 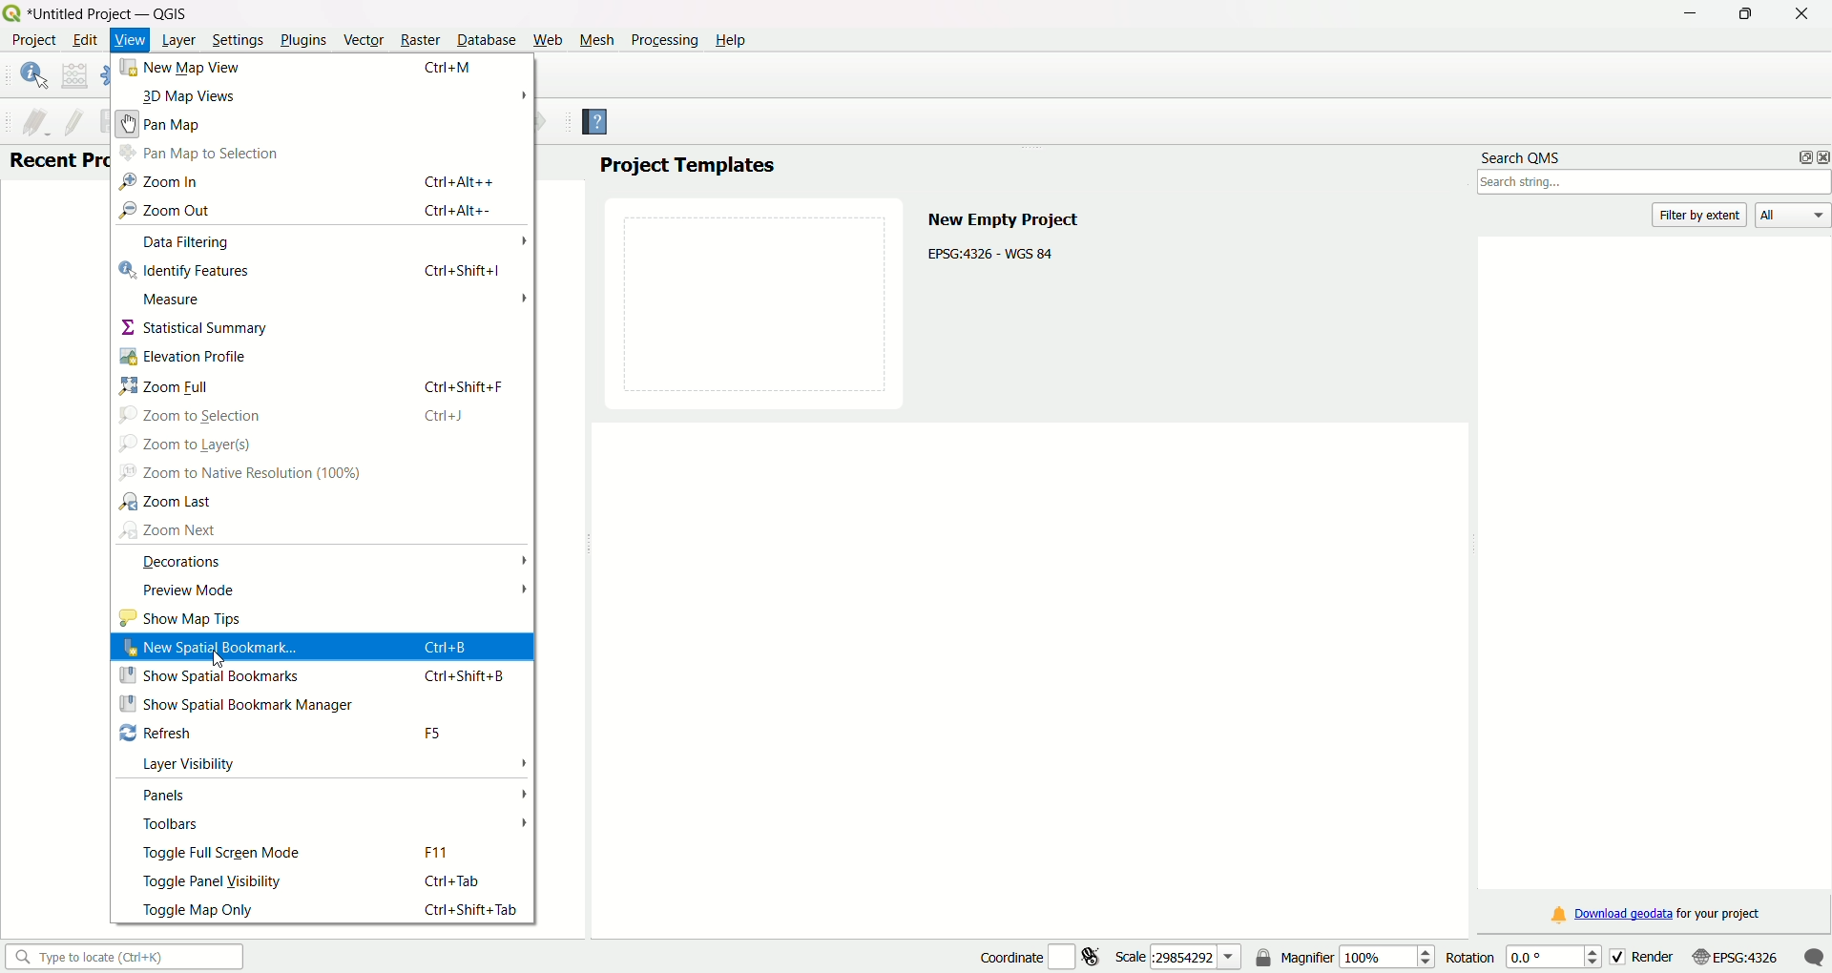 What do you see at coordinates (1358, 956) in the screenshot?
I see `magnifier` at bounding box center [1358, 956].